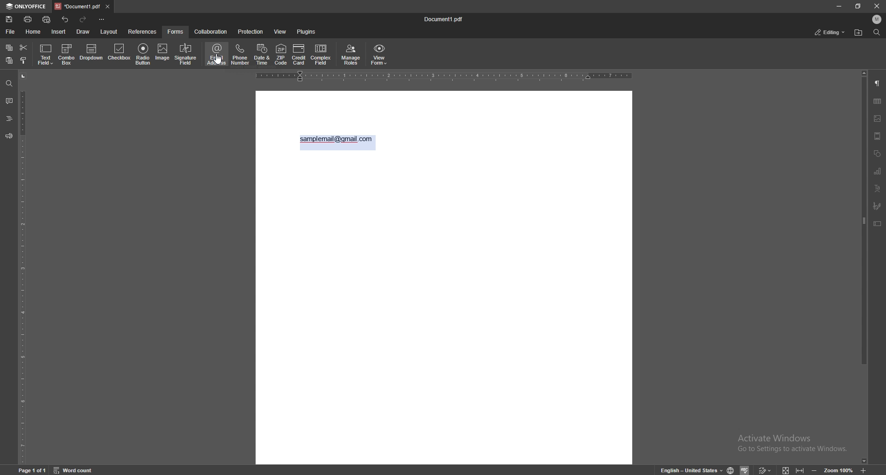 This screenshot has width=886, height=475. What do you see at coordinates (26, 6) in the screenshot?
I see `onlyoffice` at bounding box center [26, 6].